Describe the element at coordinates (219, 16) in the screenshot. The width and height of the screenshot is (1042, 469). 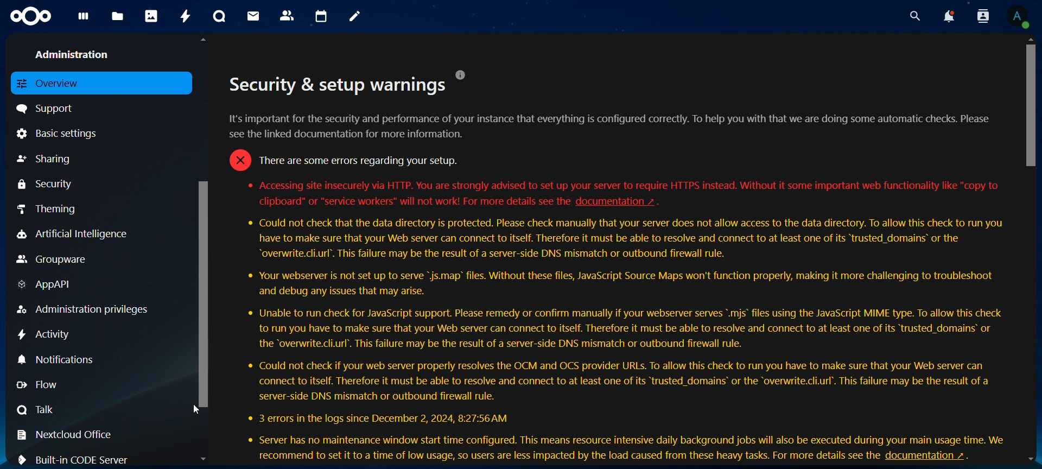
I see `talk` at that location.